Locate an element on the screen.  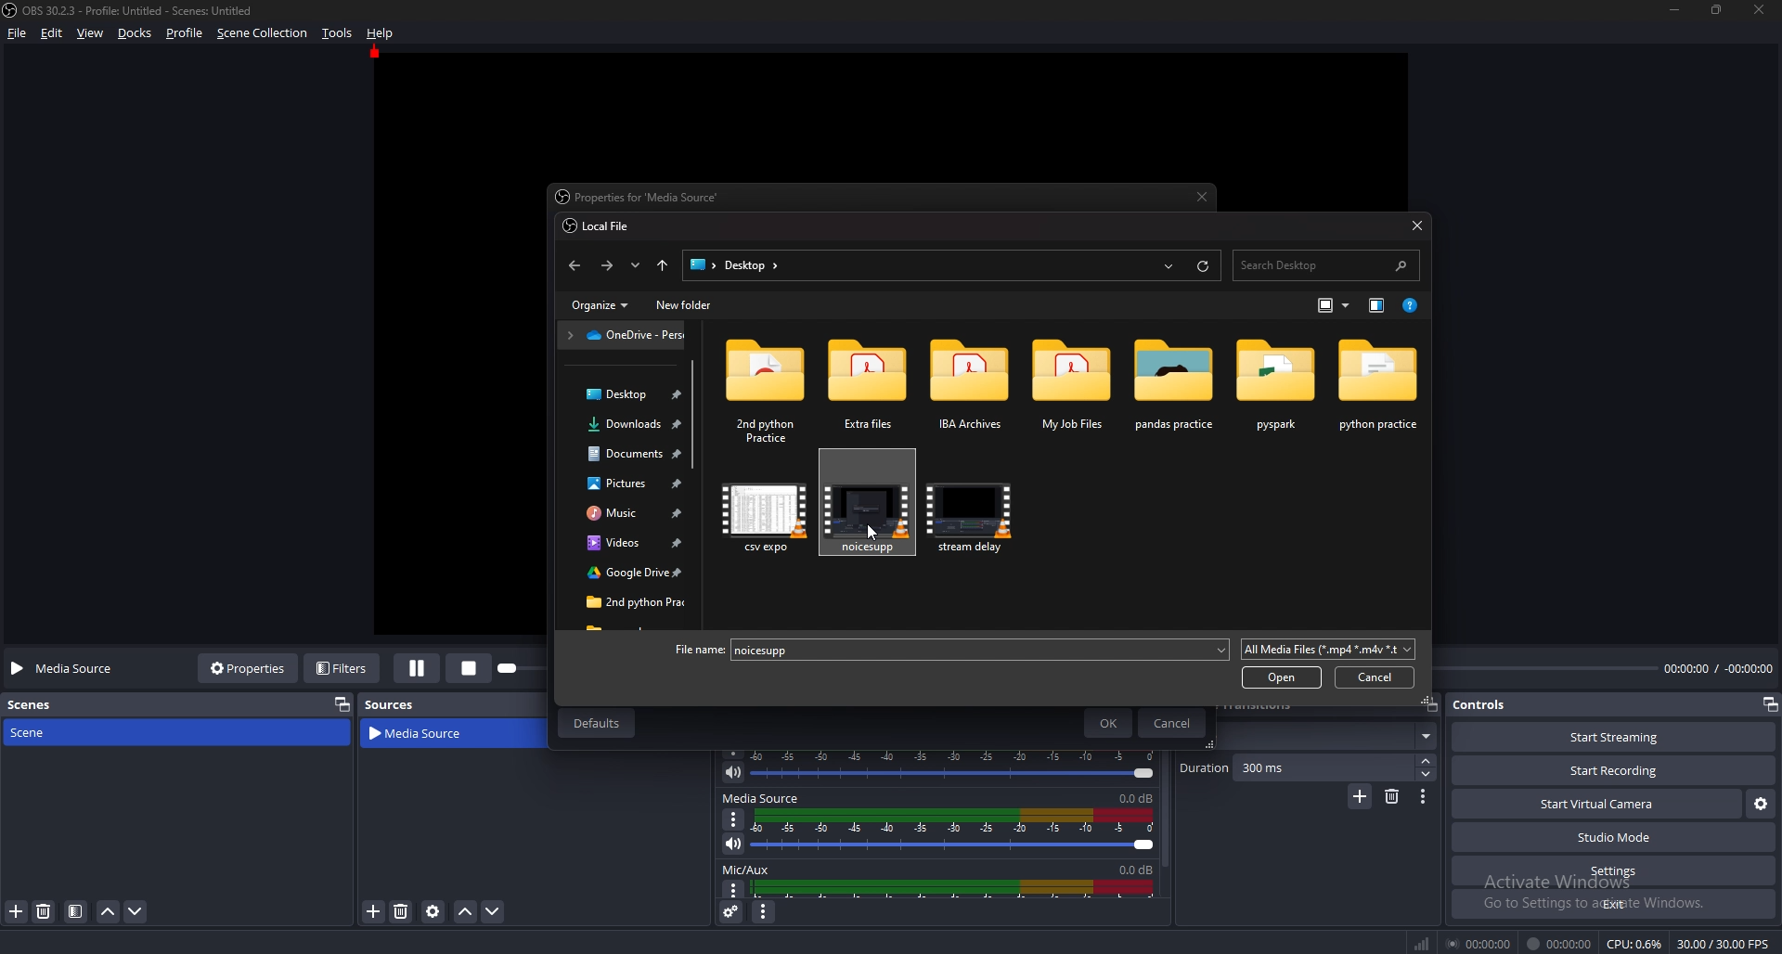
properties for 'media source' is located at coordinates (644, 199).